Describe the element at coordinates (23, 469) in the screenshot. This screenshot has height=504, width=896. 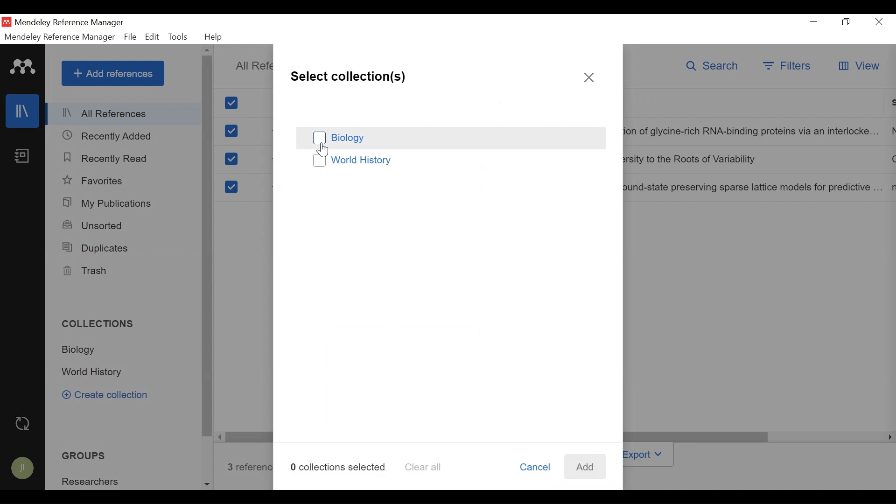
I see `Avatar` at that location.